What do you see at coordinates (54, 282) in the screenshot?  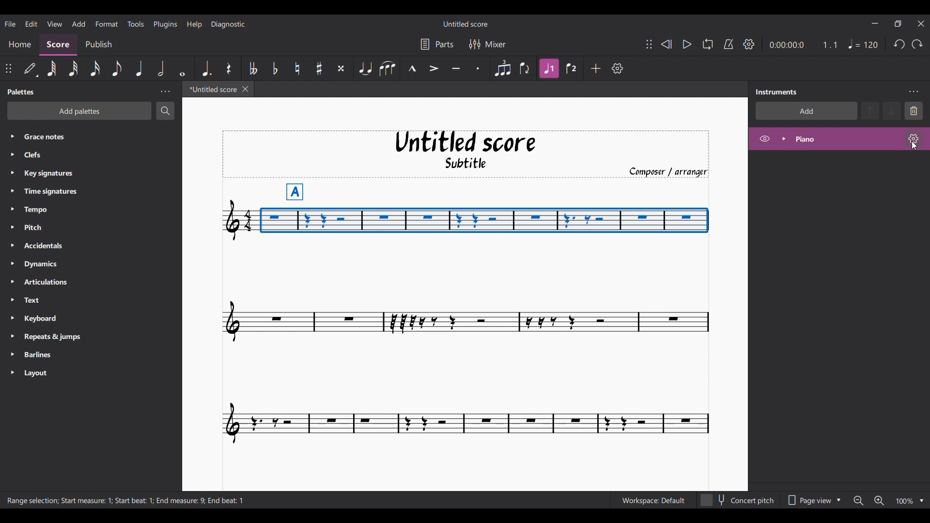 I see `Articulations` at bounding box center [54, 282].